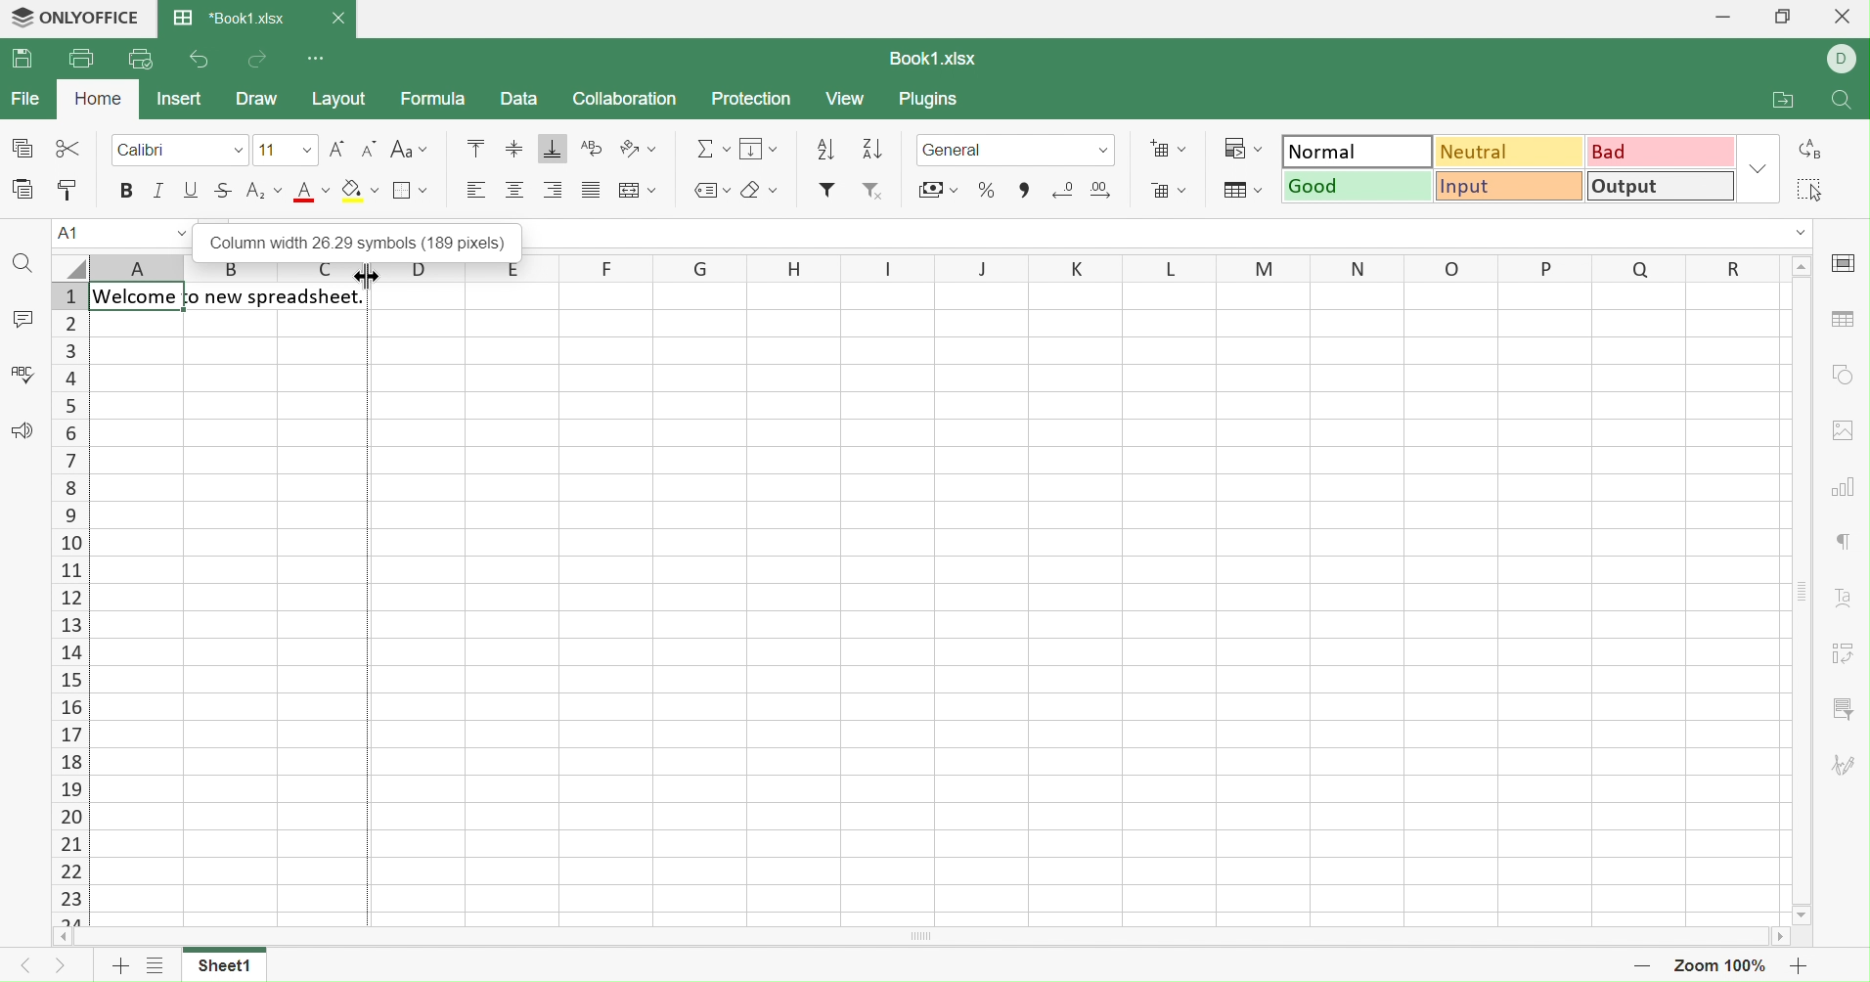 The width and height of the screenshot is (1870, 982). I want to click on Bad, so click(1664, 150).